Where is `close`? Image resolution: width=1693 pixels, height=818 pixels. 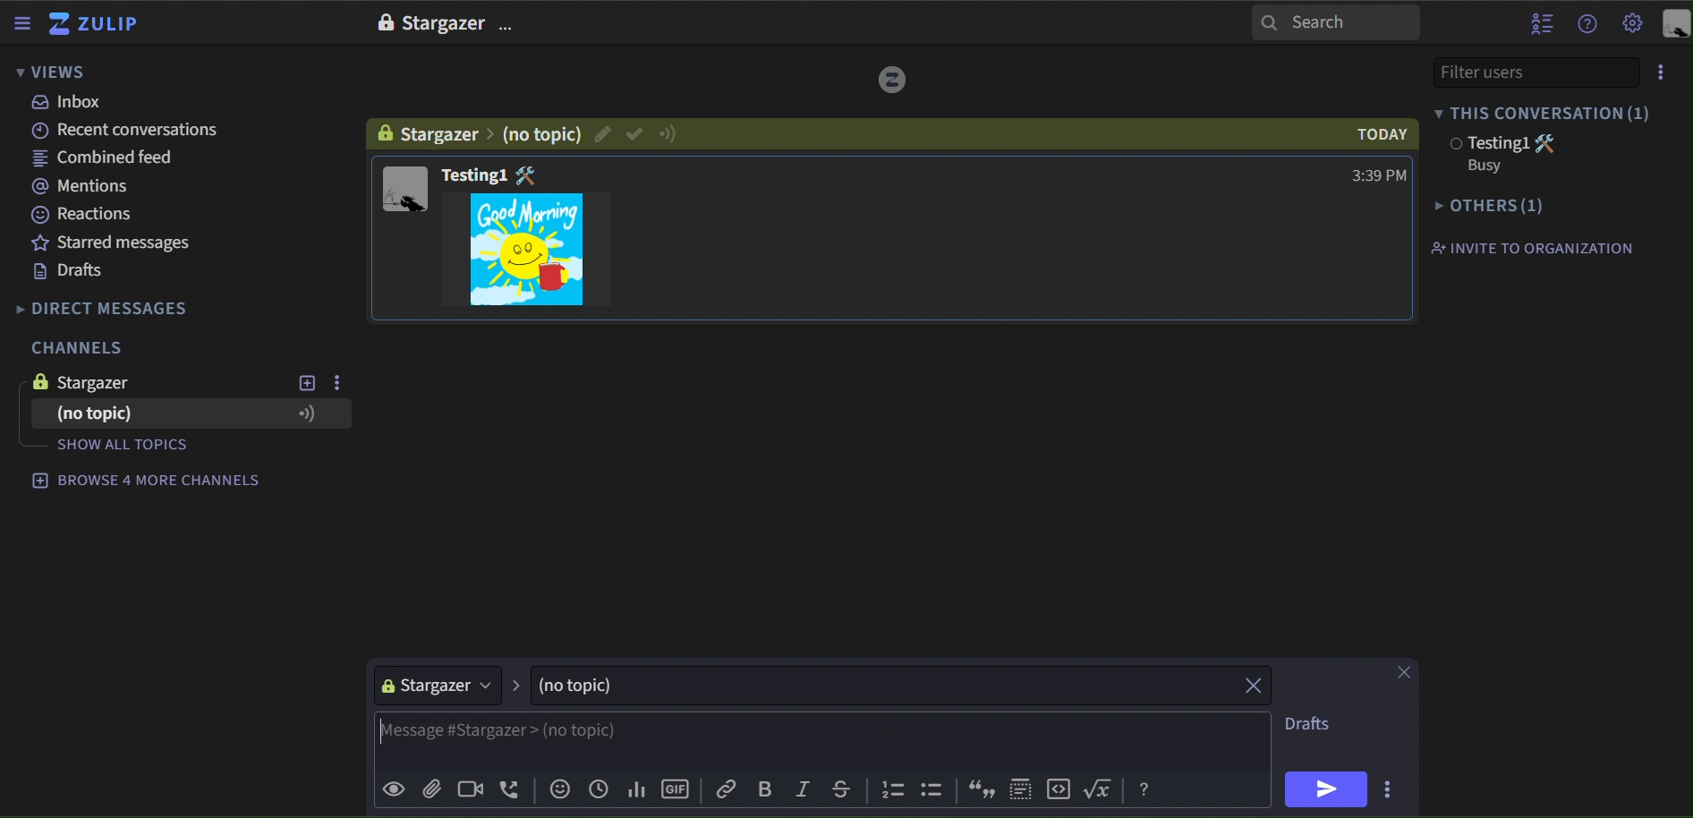 close is located at coordinates (1255, 685).